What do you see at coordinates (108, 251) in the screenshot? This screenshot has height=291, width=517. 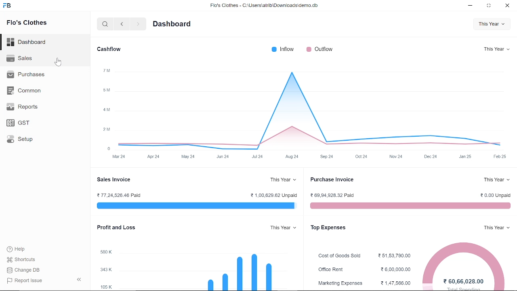 I see `580K` at bounding box center [108, 251].